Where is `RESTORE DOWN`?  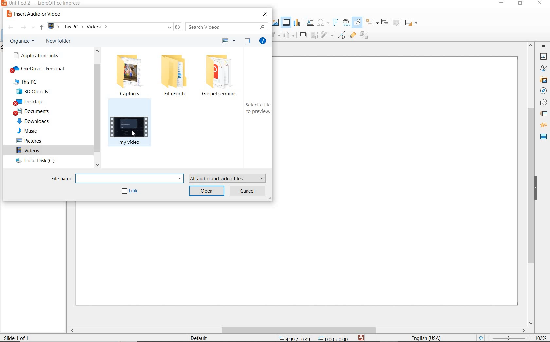
RESTORE DOWN is located at coordinates (521, 4).